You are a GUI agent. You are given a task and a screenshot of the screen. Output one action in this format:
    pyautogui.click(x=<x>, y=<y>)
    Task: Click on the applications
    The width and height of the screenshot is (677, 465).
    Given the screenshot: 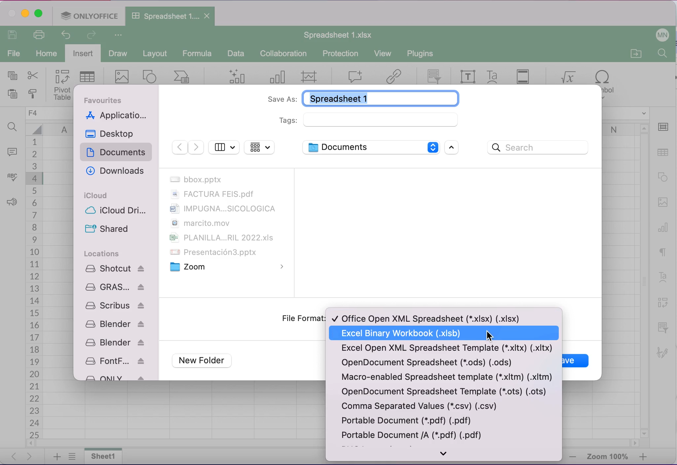 What is the action you would take?
    pyautogui.click(x=118, y=116)
    